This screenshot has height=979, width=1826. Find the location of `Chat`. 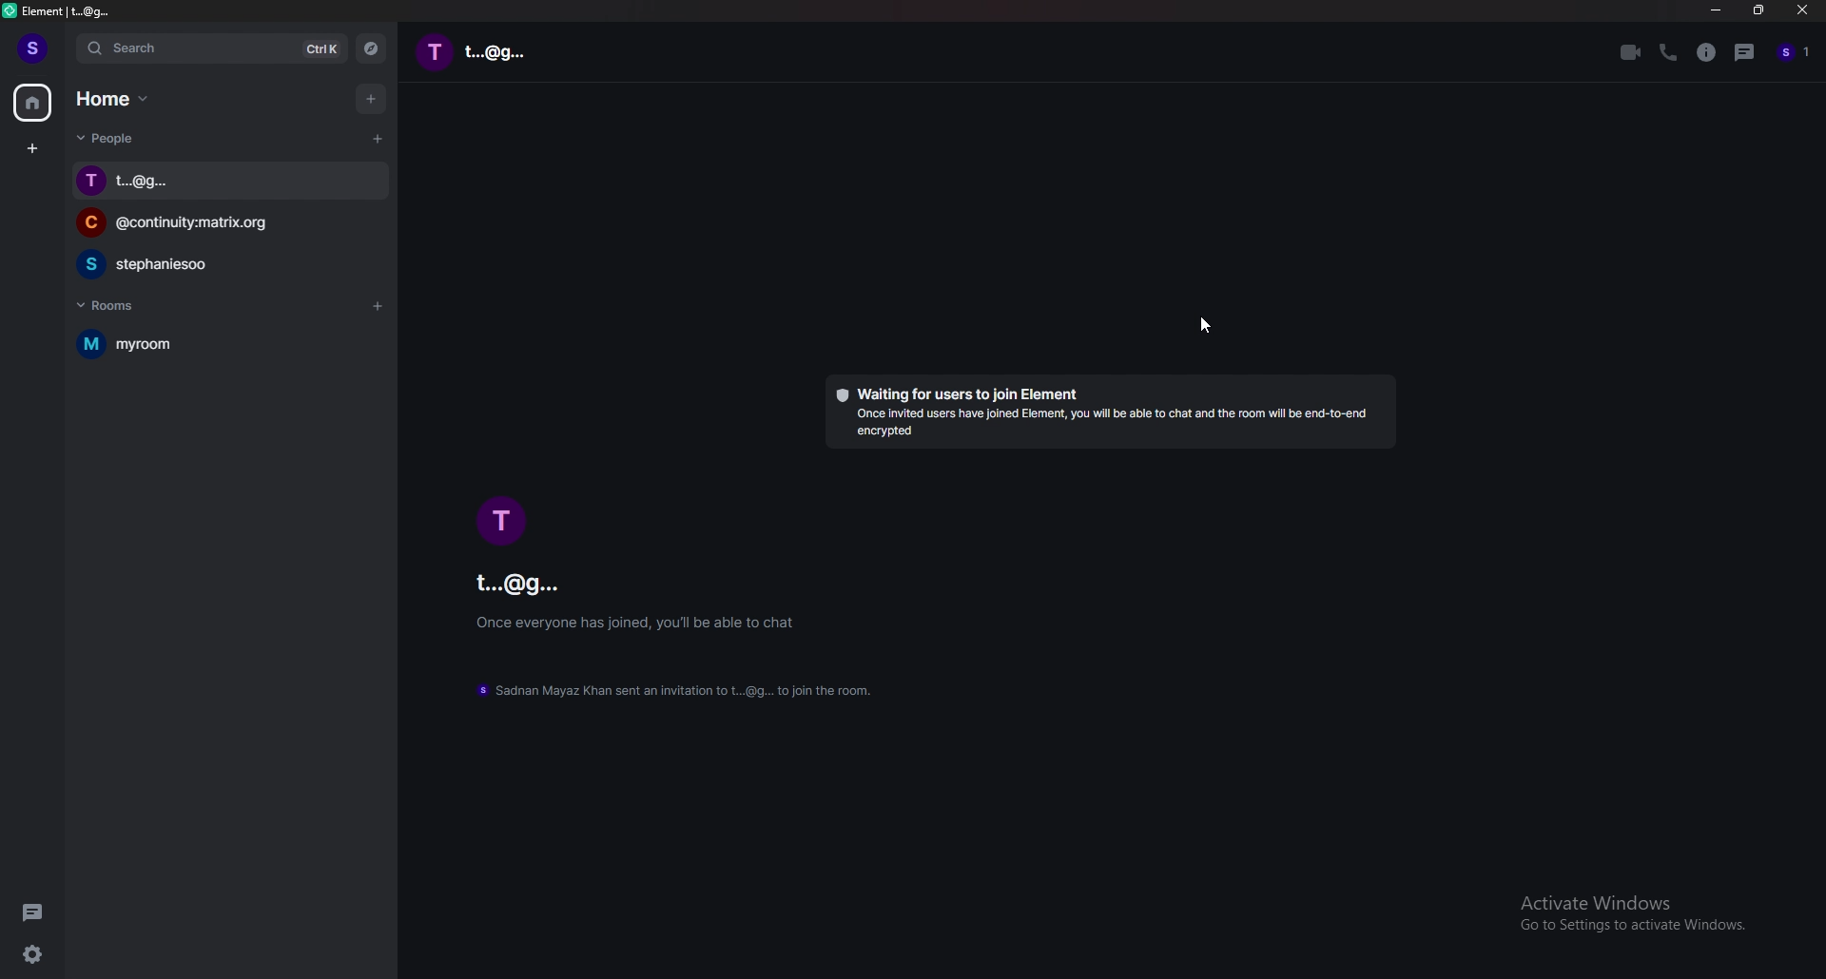

Chat is located at coordinates (156, 264).